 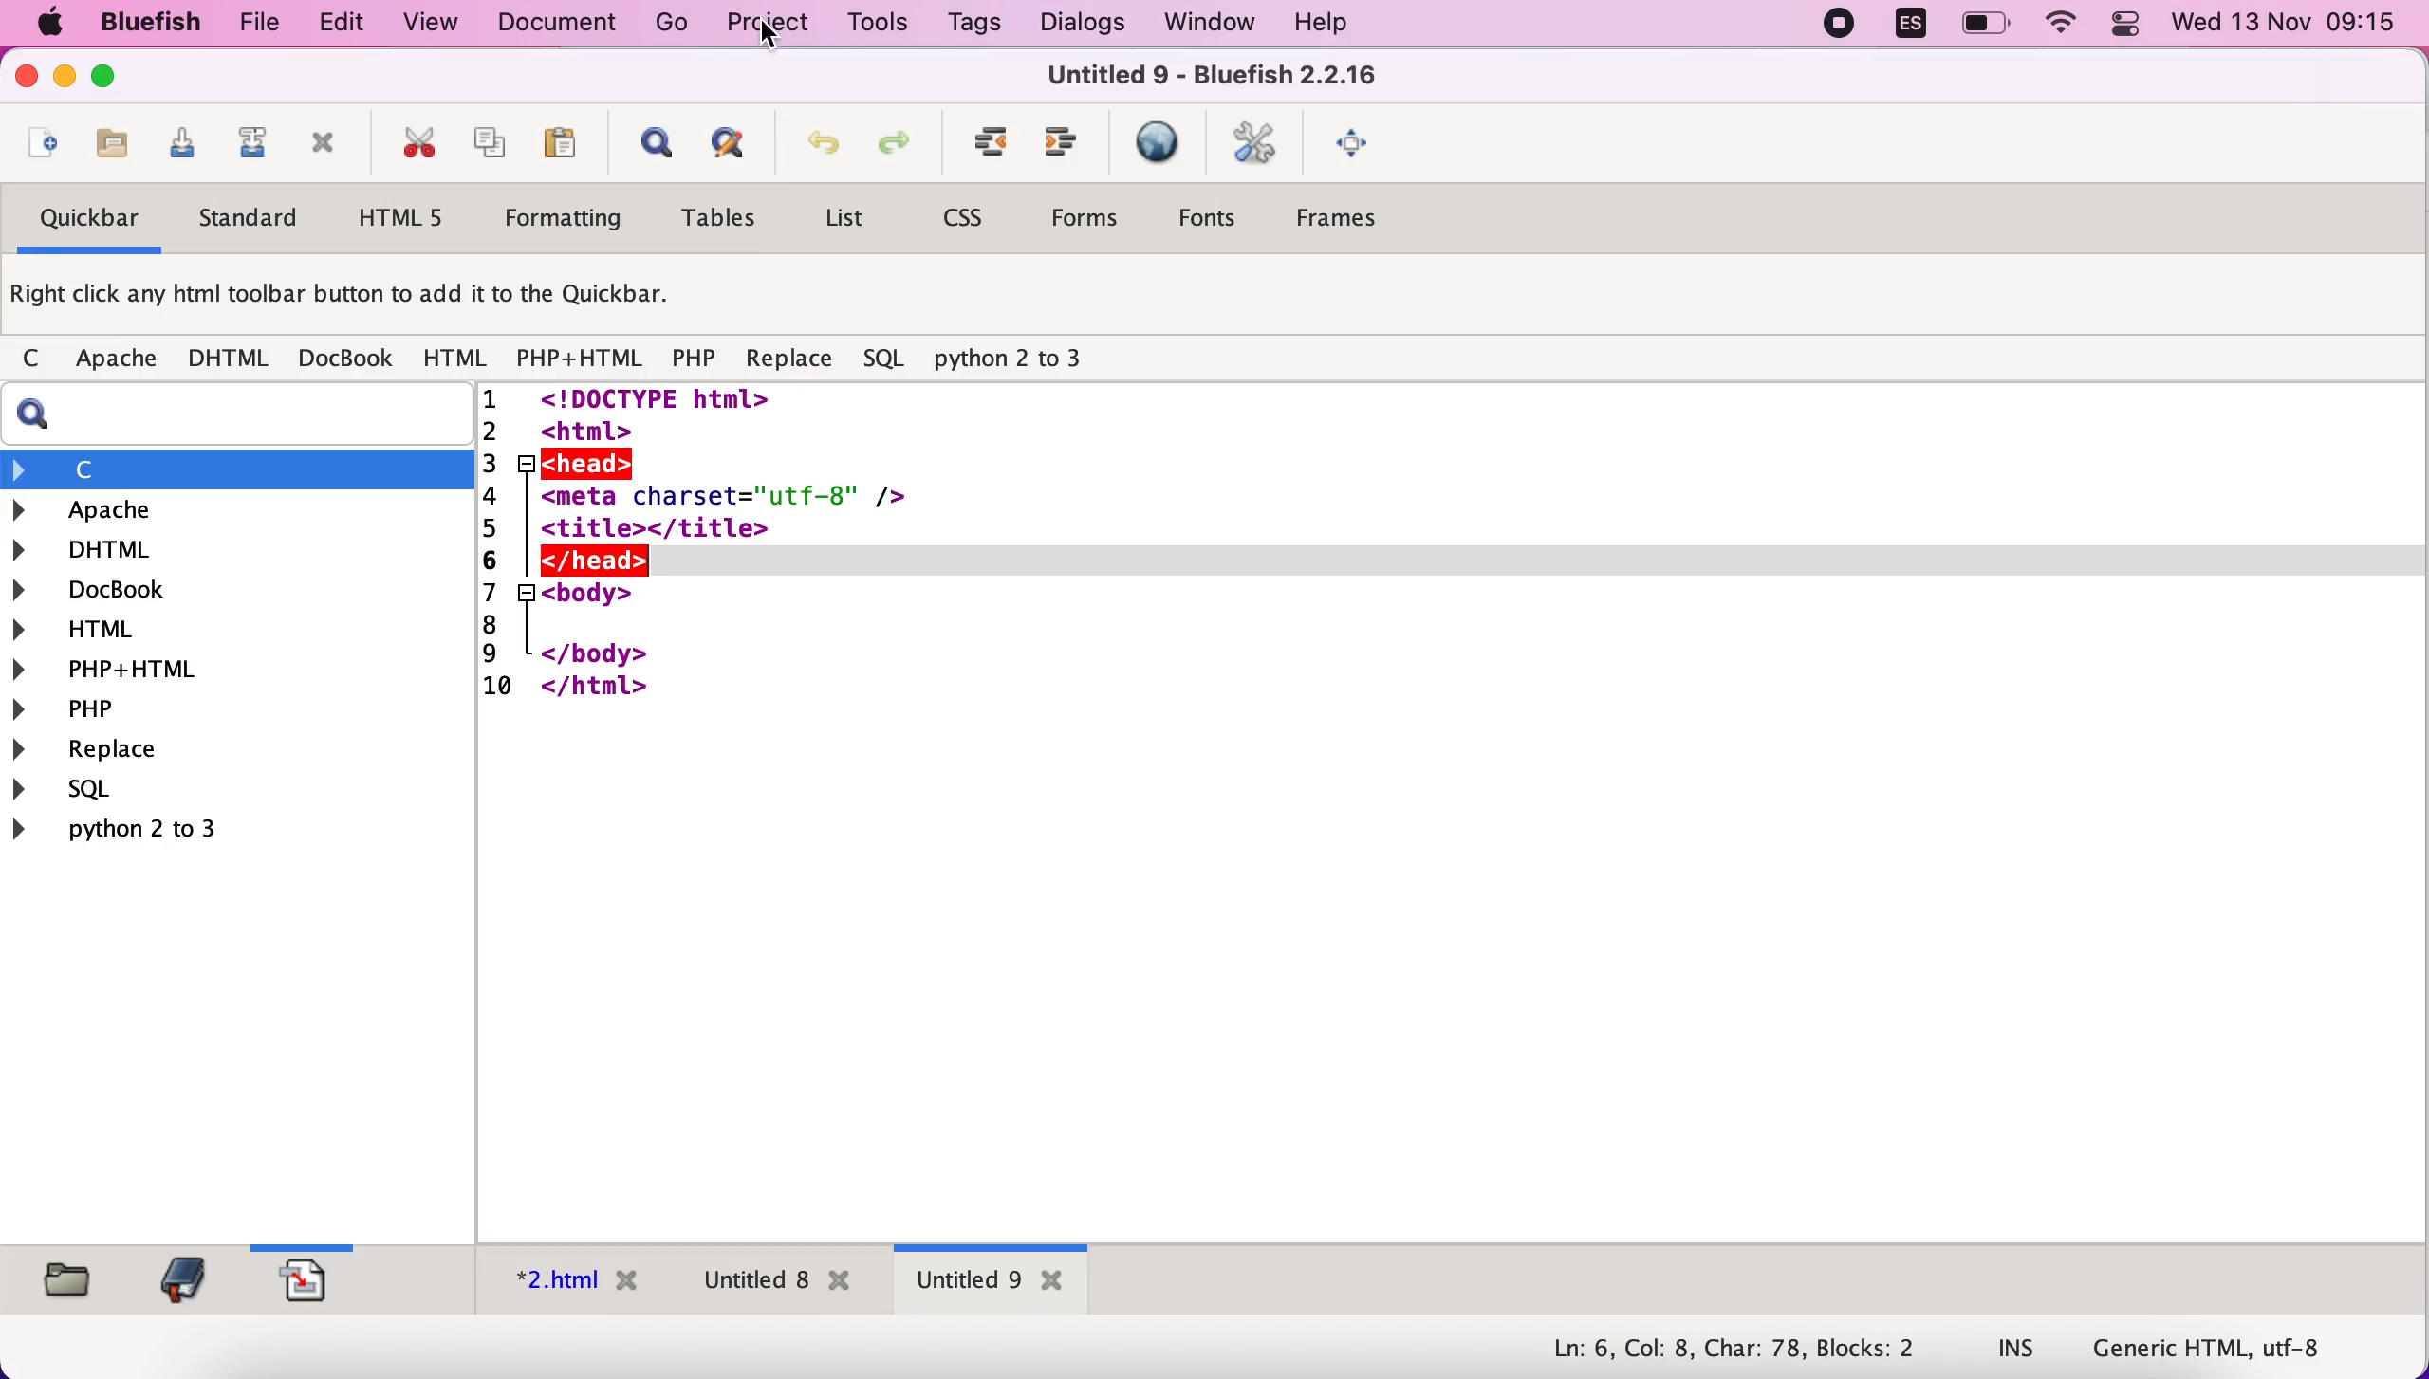 What do you see at coordinates (235, 667) in the screenshot?
I see `php+html` at bounding box center [235, 667].